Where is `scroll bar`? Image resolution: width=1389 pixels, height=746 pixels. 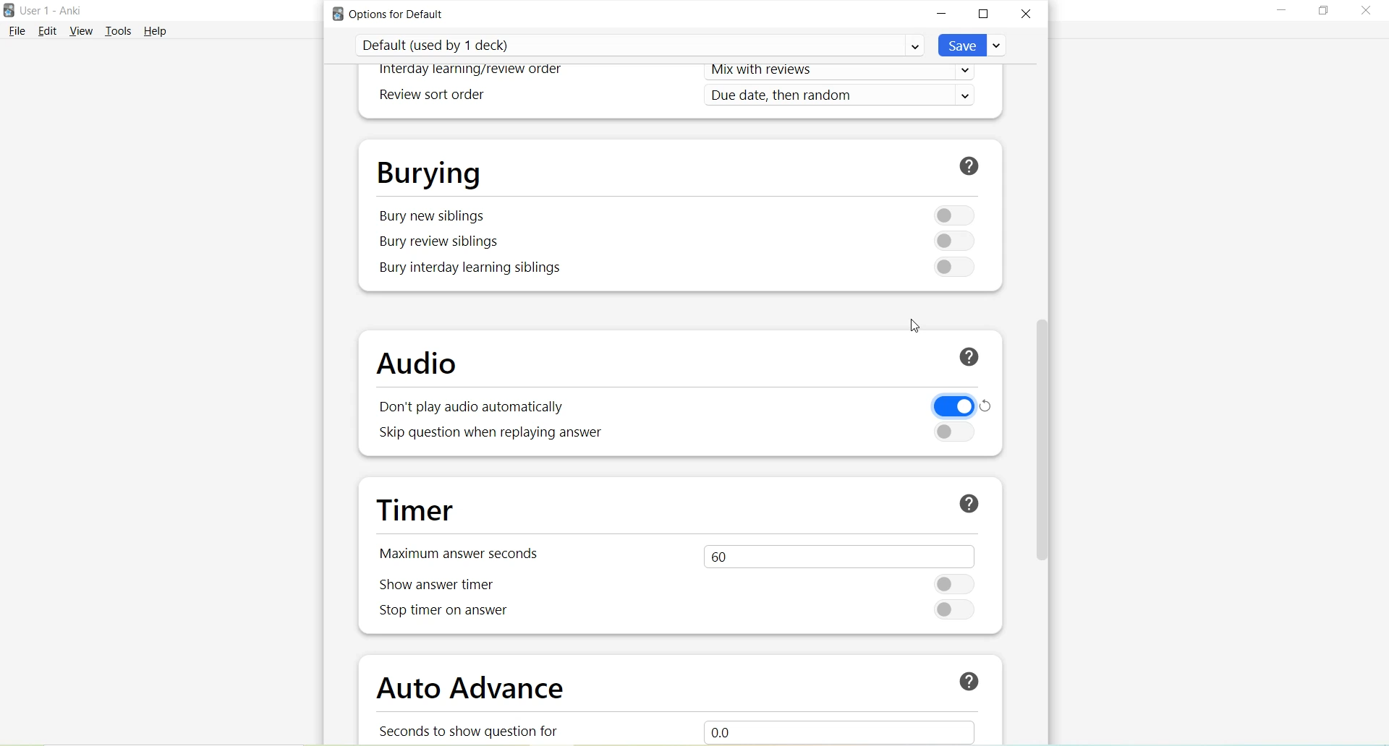 scroll bar is located at coordinates (1041, 444).